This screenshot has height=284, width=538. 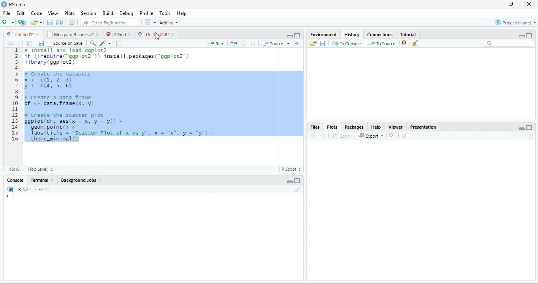 I want to click on Console, so click(x=15, y=180).